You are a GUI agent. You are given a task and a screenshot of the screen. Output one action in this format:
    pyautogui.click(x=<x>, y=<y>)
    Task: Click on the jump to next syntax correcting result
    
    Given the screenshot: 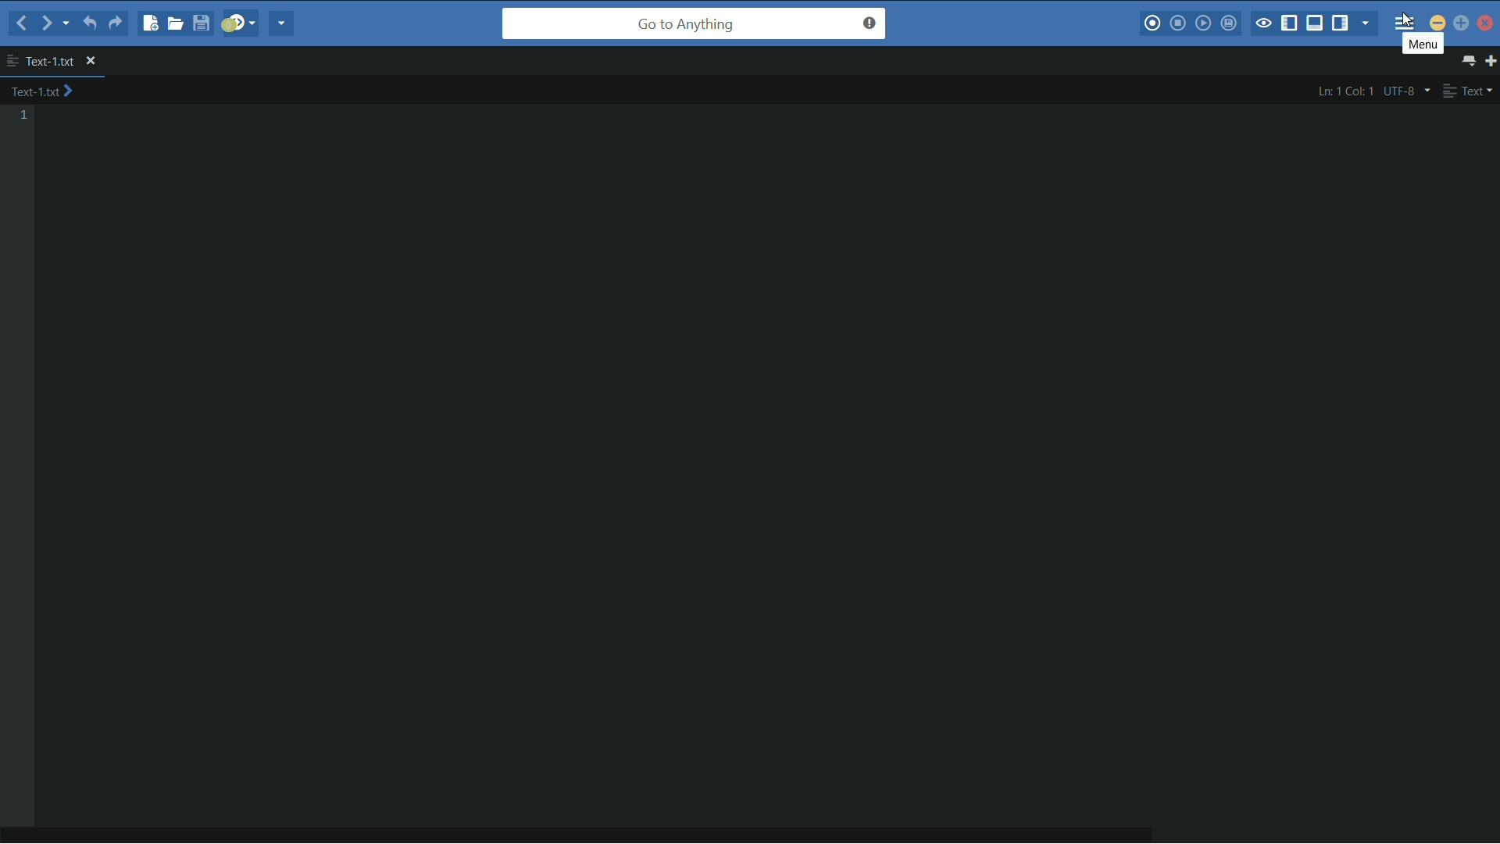 What is the action you would take?
    pyautogui.click(x=240, y=23)
    